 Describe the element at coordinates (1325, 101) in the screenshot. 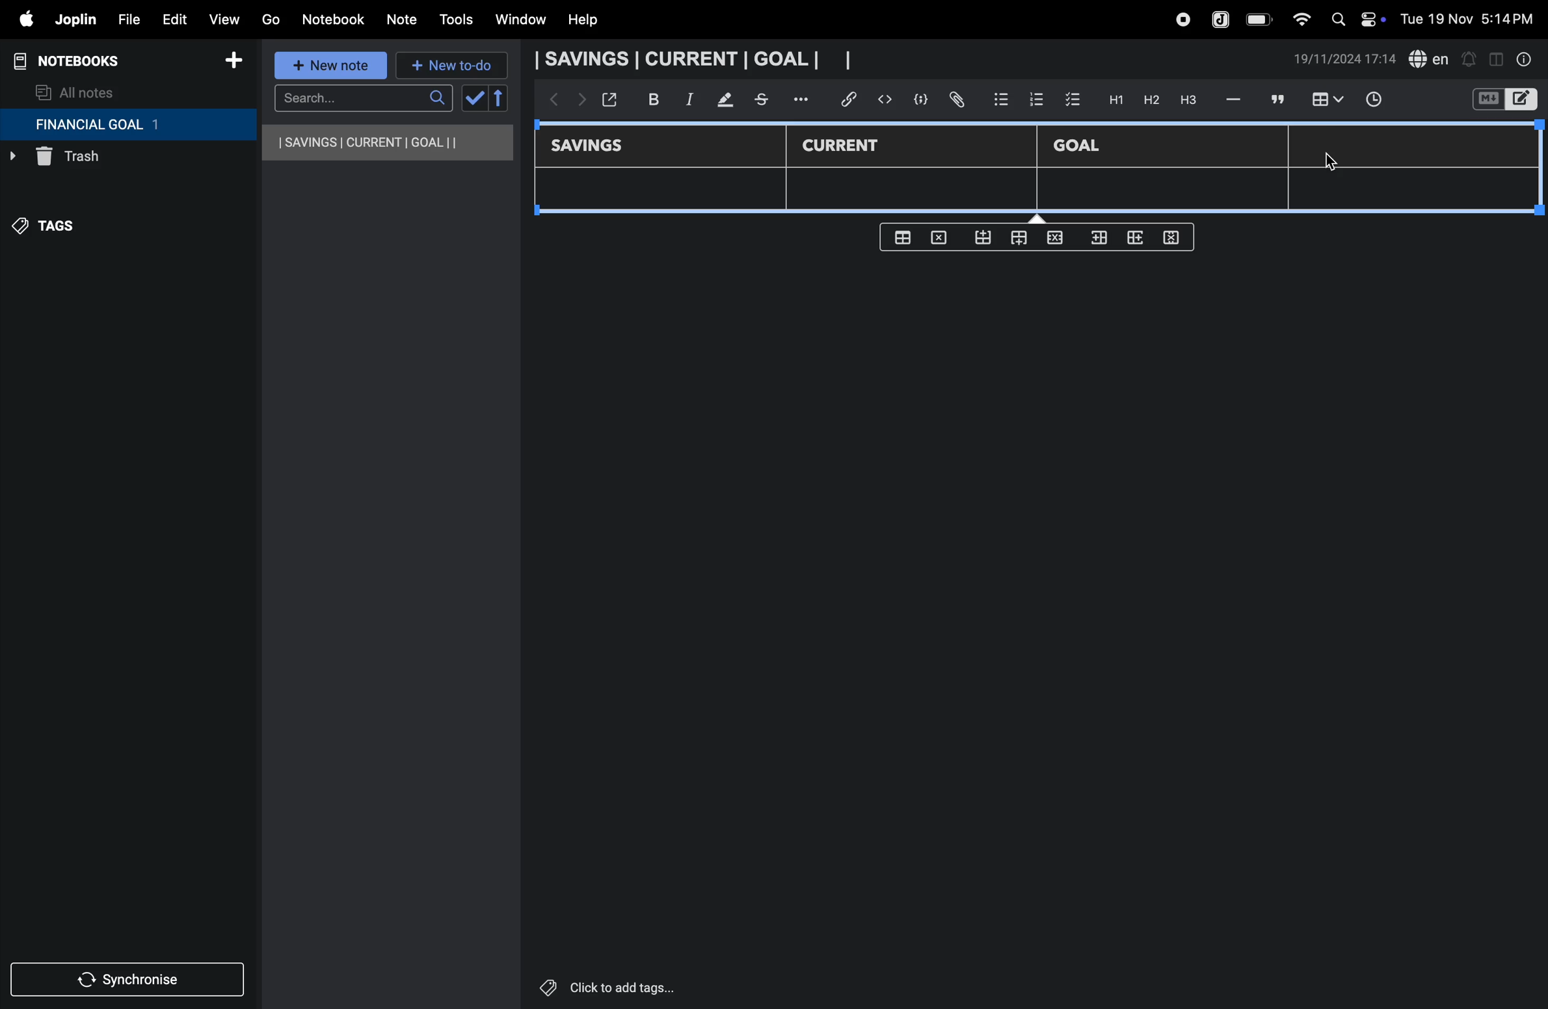

I see `insert table` at that location.